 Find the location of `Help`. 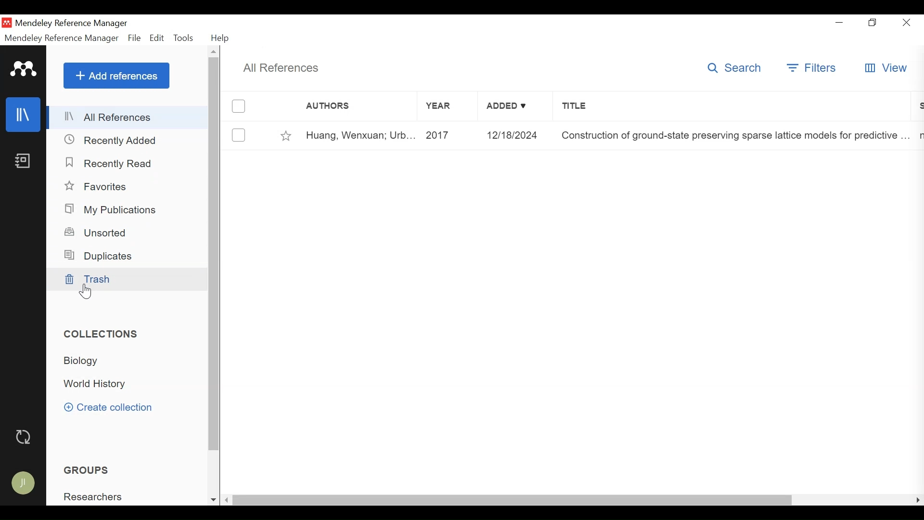

Help is located at coordinates (219, 38).